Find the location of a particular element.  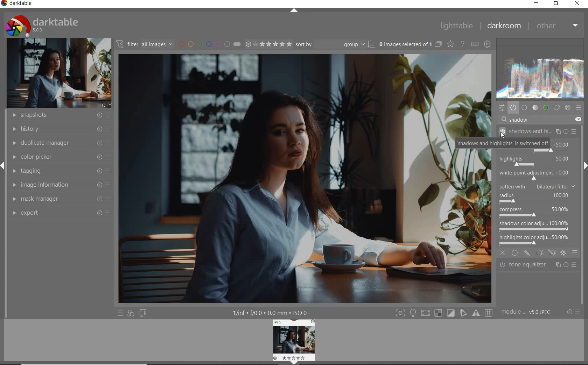

export is located at coordinates (60, 213).